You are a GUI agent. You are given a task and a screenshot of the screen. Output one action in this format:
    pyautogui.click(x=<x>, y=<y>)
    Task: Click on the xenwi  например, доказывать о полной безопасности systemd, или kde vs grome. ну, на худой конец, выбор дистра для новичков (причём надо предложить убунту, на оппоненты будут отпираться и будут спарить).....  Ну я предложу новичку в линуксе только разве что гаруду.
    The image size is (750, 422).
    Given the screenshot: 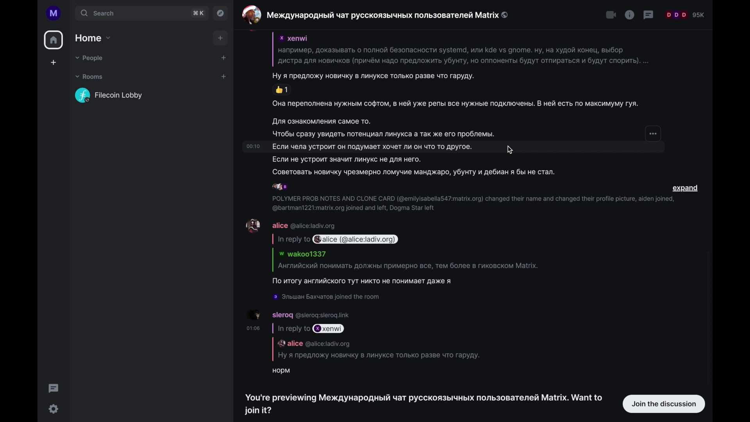 What is the action you would take?
    pyautogui.click(x=459, y=56)
    